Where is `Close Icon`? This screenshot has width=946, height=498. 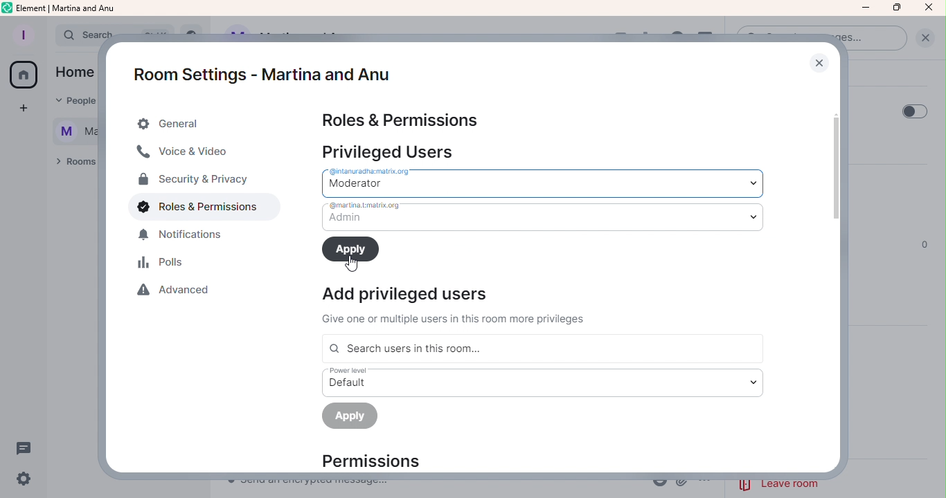 Close Icon is located at coordinates (929, 8).